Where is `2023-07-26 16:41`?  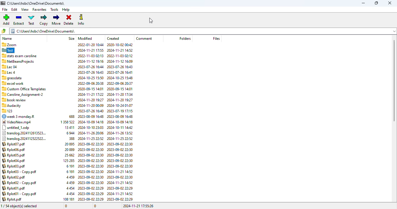
2023-07-26 16:41 is located at coordinates (120, 73).